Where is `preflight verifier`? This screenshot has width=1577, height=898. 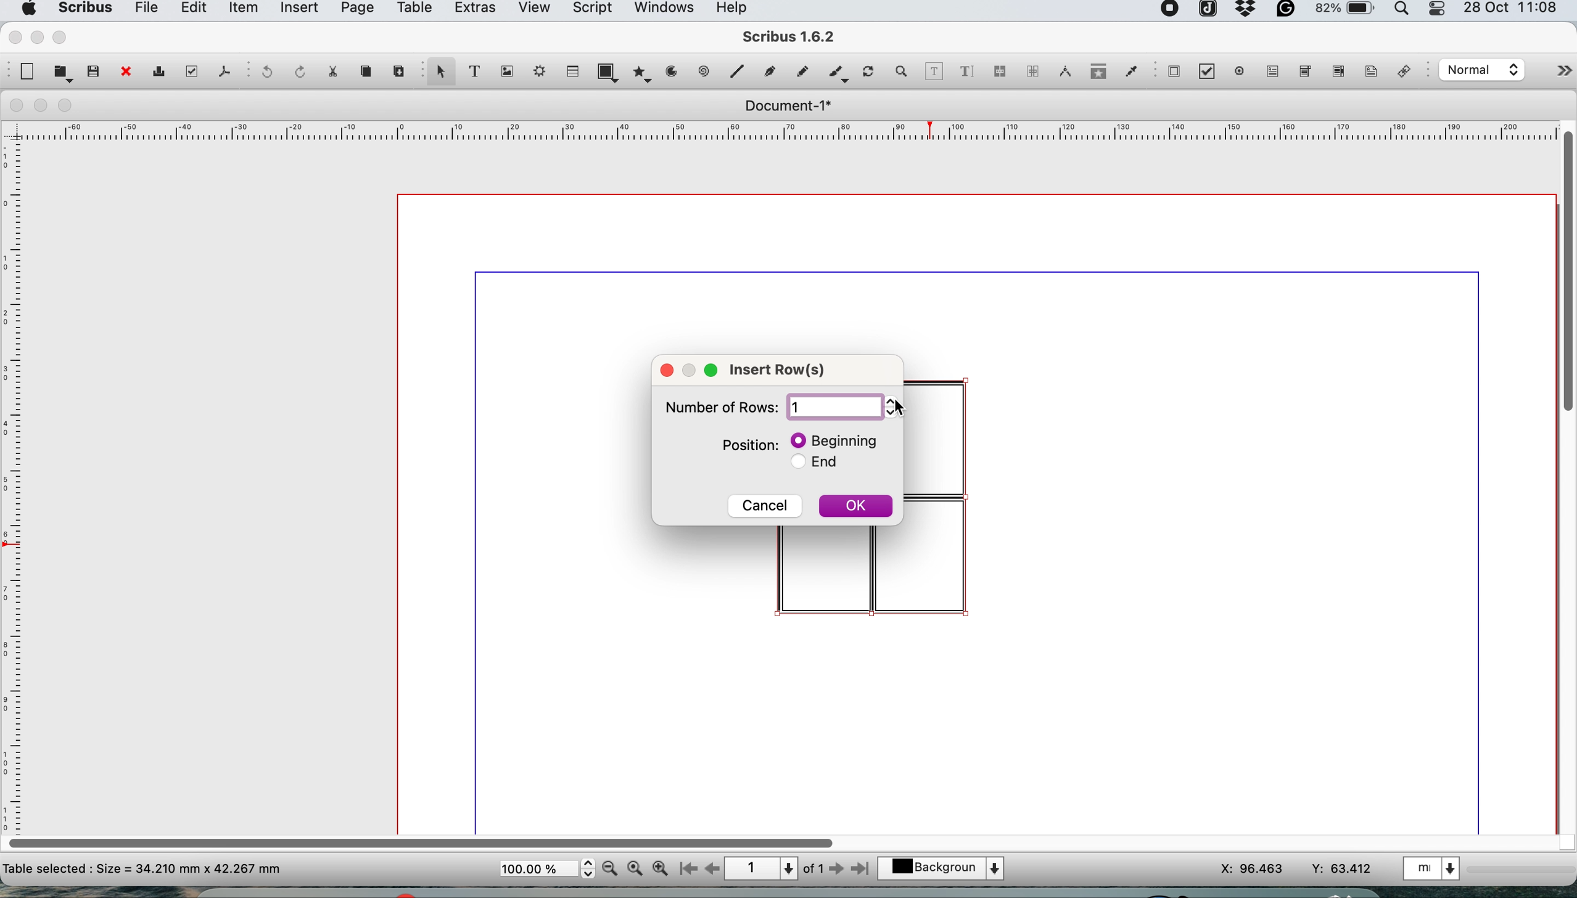 preflight verifier is located at coordinates (189, 71).